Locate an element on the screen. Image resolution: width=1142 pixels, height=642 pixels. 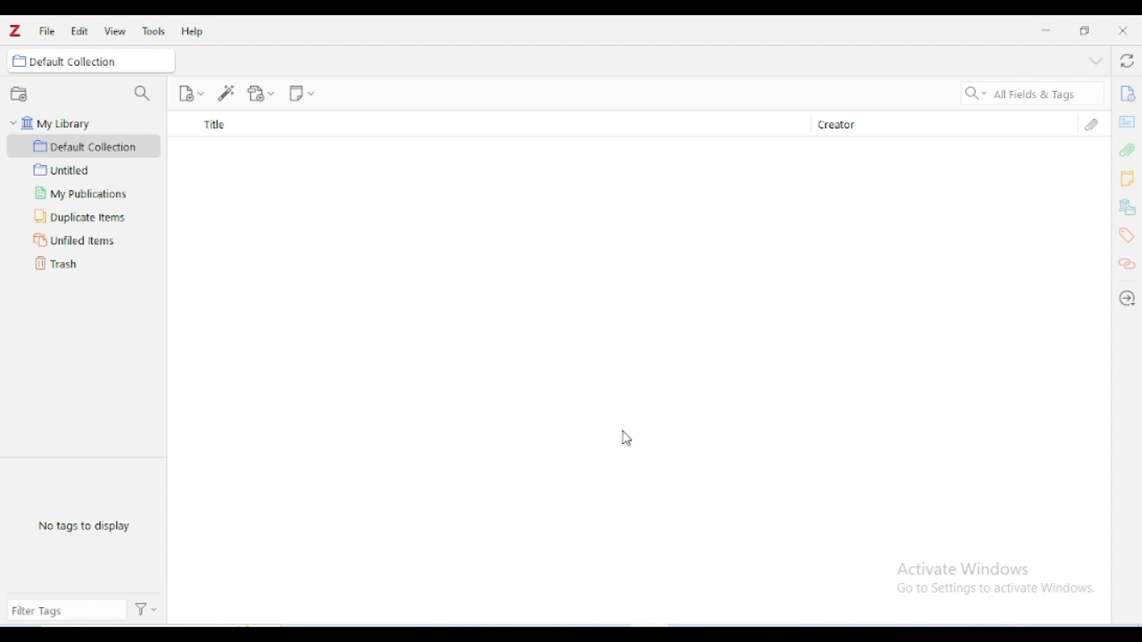
add item(s) by identifier is located at coordinates (227, 93).